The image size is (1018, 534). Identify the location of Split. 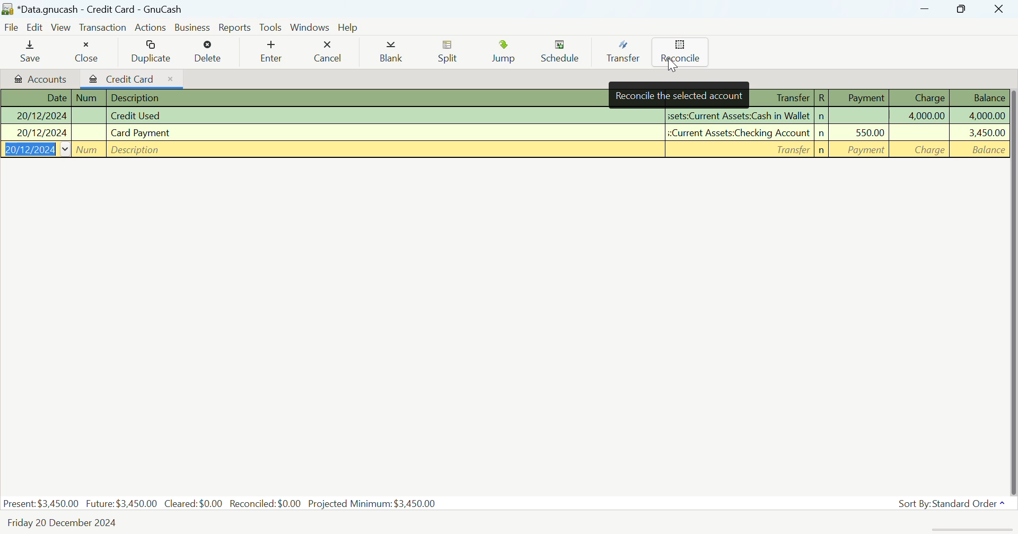
(449, 54).